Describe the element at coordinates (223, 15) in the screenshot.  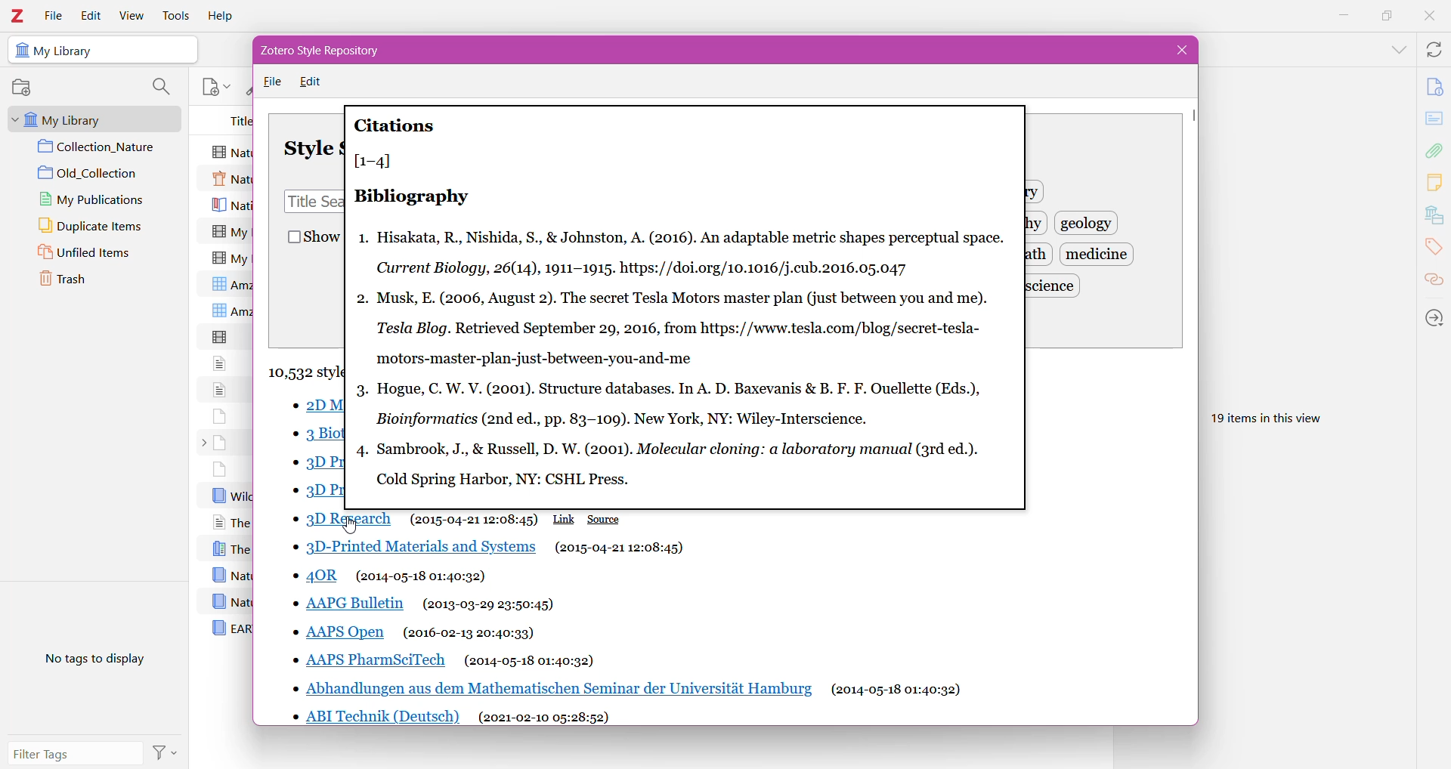
I see `Help` at that location.